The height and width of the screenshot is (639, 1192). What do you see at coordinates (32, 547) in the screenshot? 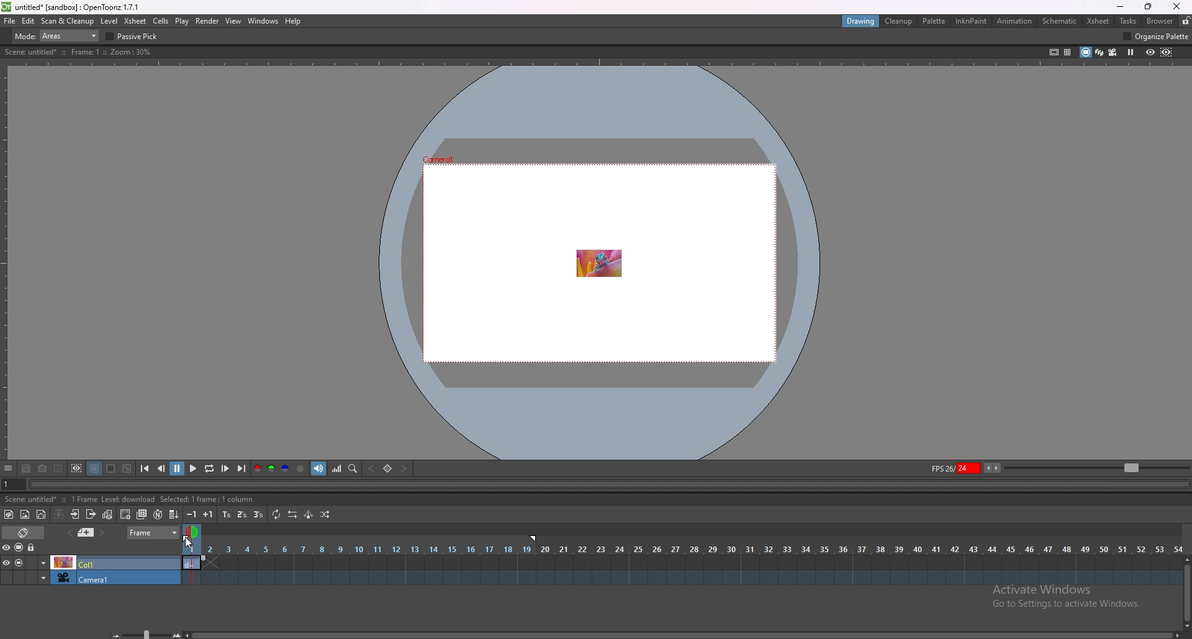
I see `lock` at bounding box center [32, 547].